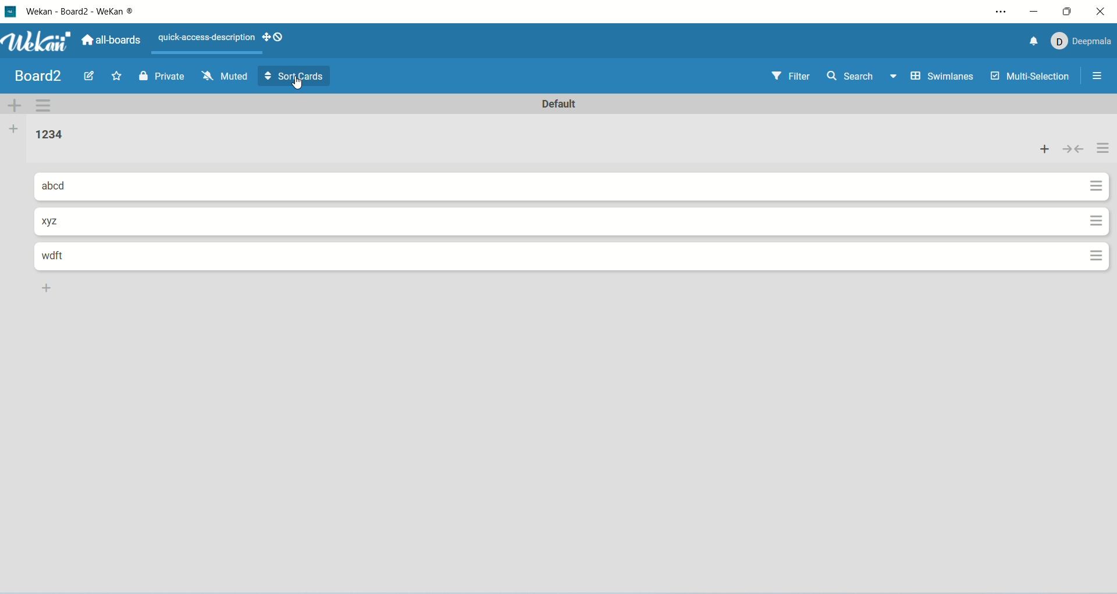 The height and width of the screenshot is (594, 1117). I want to click on text, so click(202, 37).